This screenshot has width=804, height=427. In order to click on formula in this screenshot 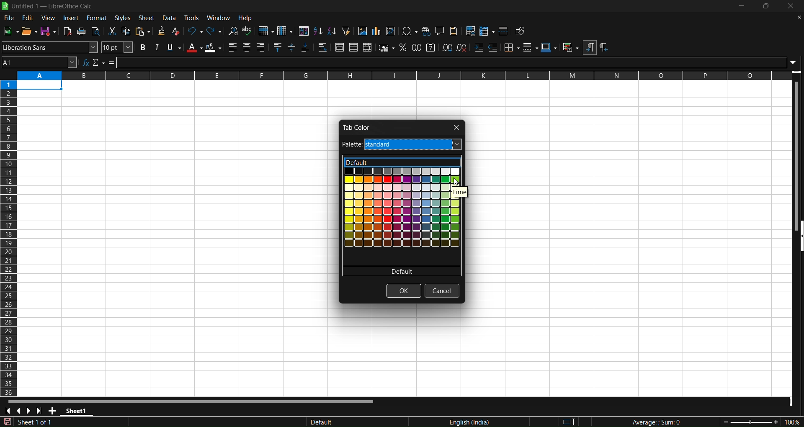, I will do `click(649, 422)`.